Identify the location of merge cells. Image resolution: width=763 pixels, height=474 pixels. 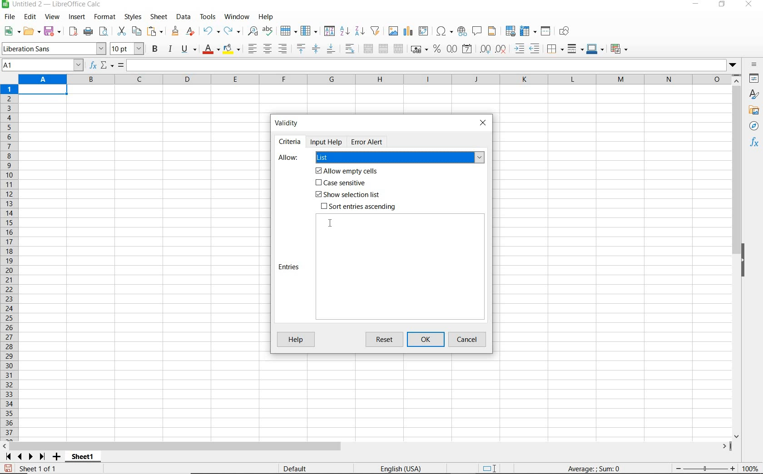
(384, 48).